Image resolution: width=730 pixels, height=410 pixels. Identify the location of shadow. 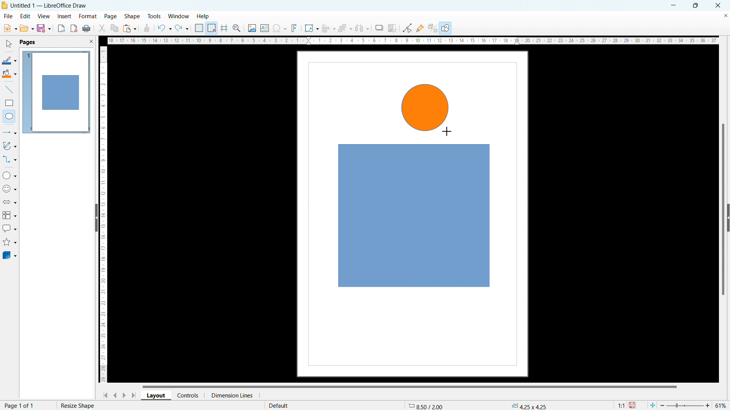
(379, 28).